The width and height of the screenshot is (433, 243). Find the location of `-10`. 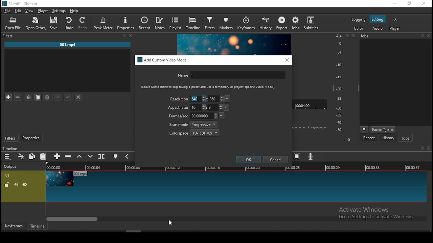

-10 is located at coordinates (338, 65).